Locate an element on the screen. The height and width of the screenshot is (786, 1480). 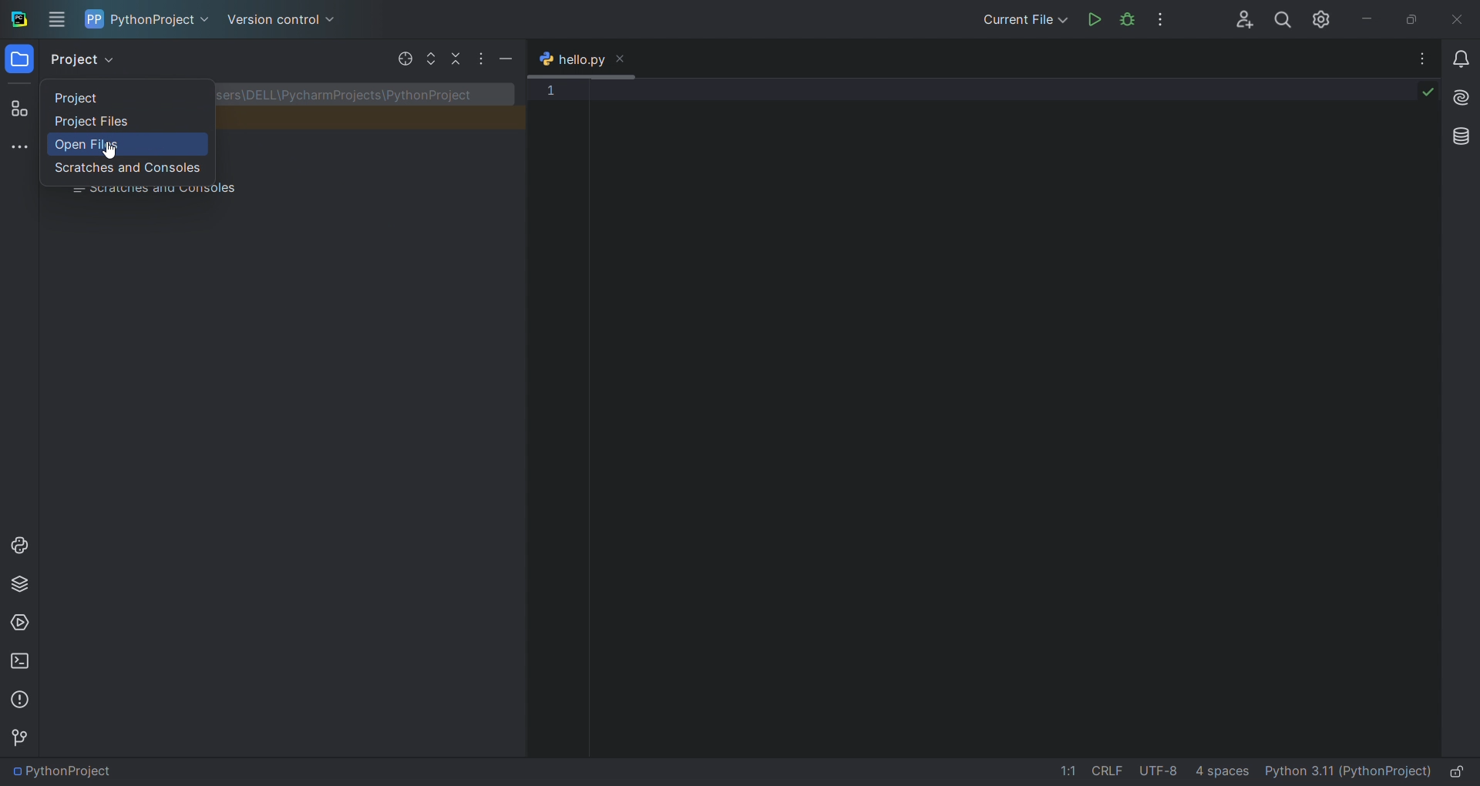
close is located at coordinates (1457, 19).